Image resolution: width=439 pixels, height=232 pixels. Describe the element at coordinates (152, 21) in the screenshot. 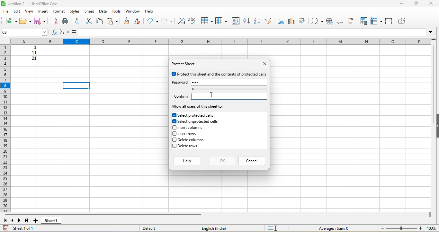

I see `undo` at that location.